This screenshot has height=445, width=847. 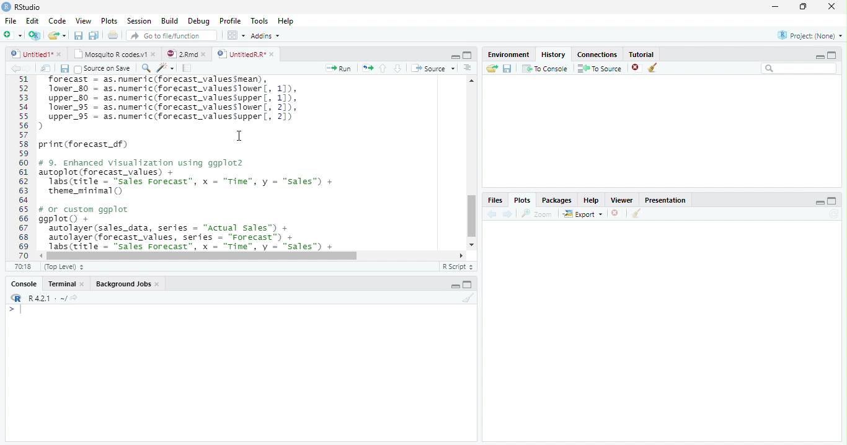 I want to click on Files, so click(x=497, y=200).